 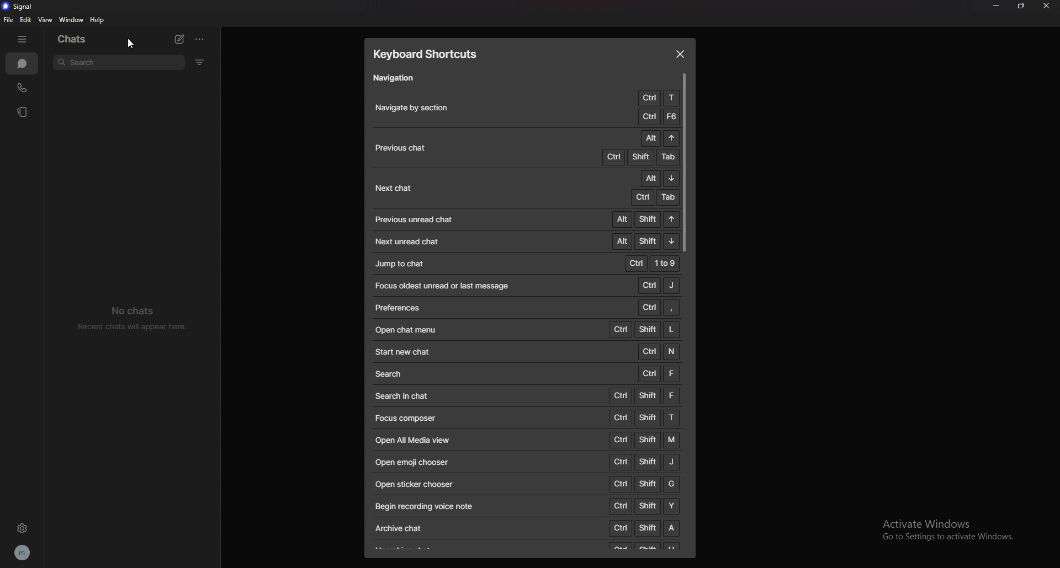 What do you see at coordinates (413, 462) in the screenshot?
I see `open emoji chooser` at bounding box center [413, 462].